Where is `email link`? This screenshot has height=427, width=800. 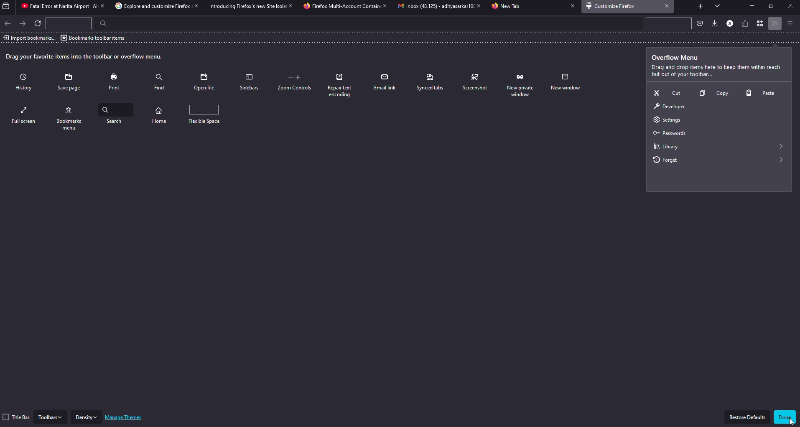
email link is located at coordinates (386, 82).